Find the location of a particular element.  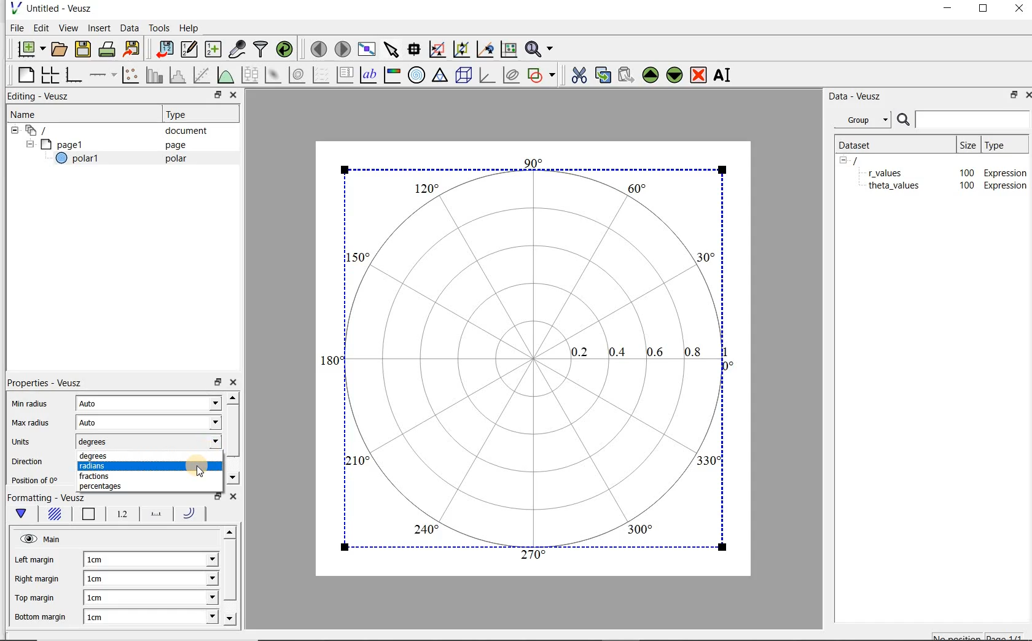

Formatting - Veusz is located at coordinates (50, 500).